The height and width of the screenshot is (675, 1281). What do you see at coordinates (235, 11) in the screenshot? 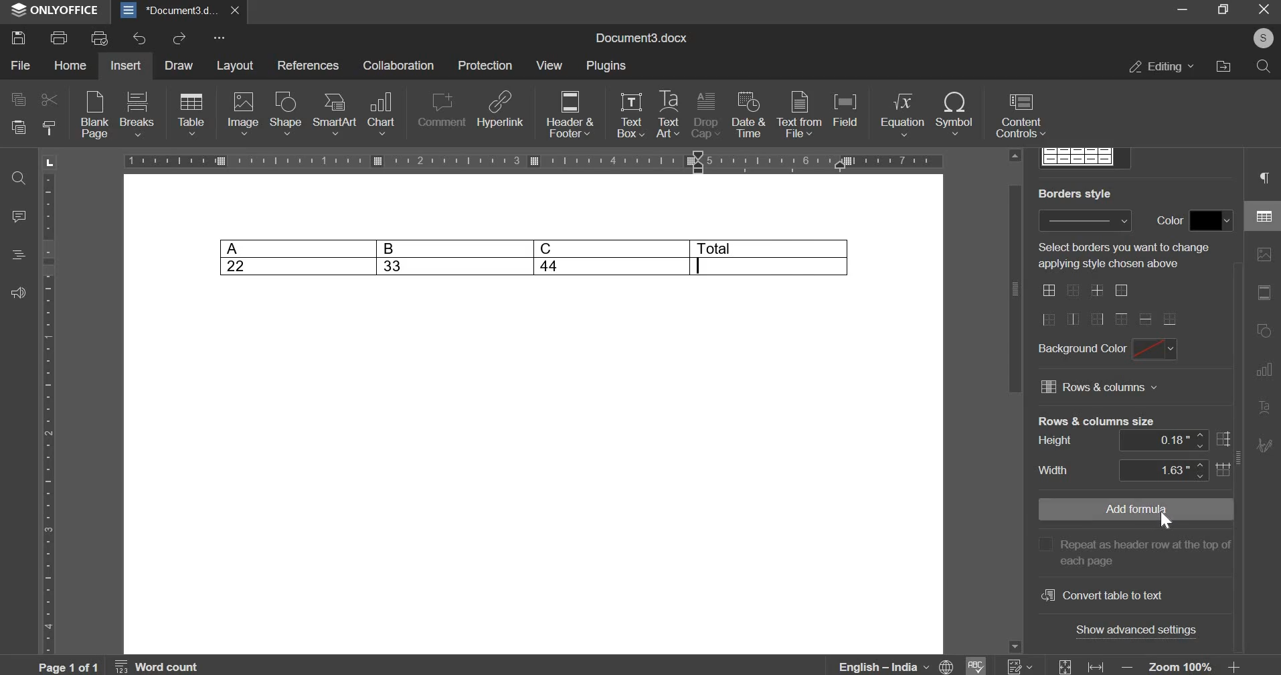
I see `close` at bounding box center [235, 11].